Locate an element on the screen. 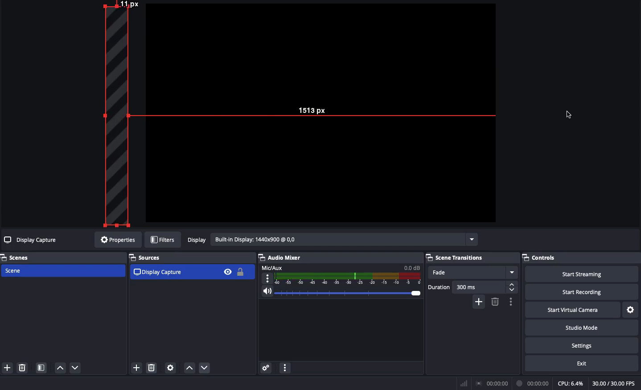 Image resolution: width=641 pixels, height=390 pixels. Click is located at coordinates (571, 116).